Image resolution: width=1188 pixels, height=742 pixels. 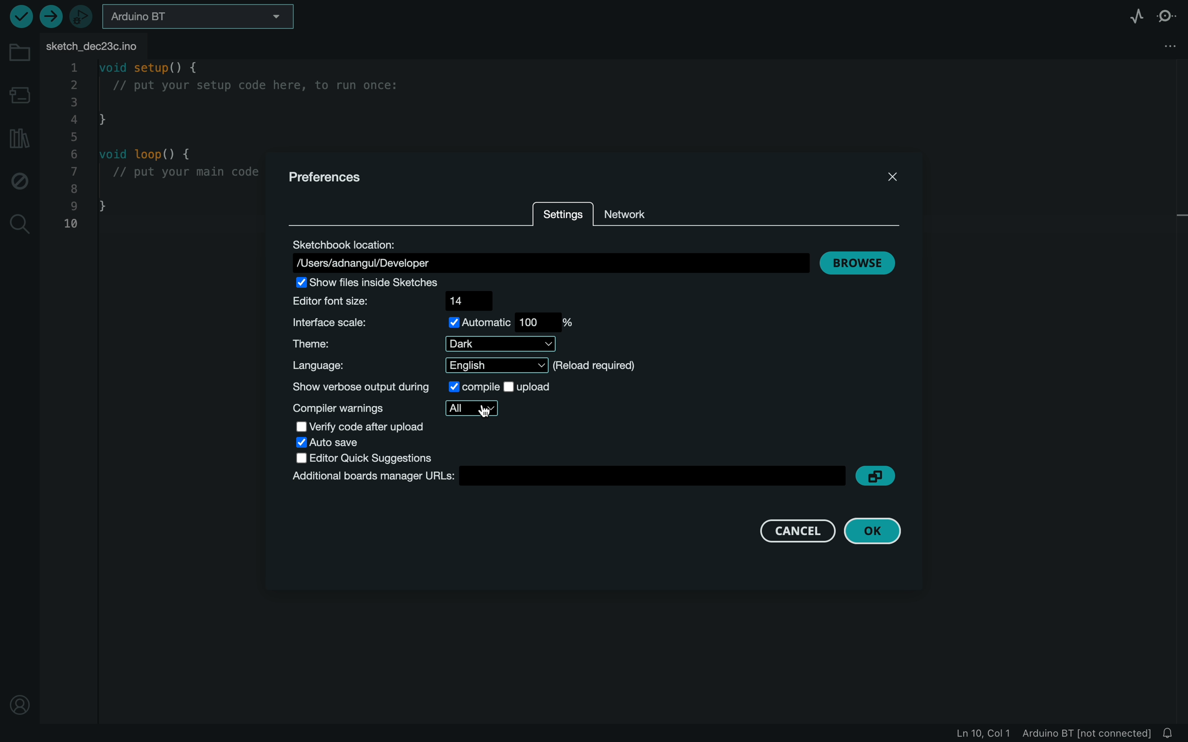 I want to click on code, so click(x=159, y=147).